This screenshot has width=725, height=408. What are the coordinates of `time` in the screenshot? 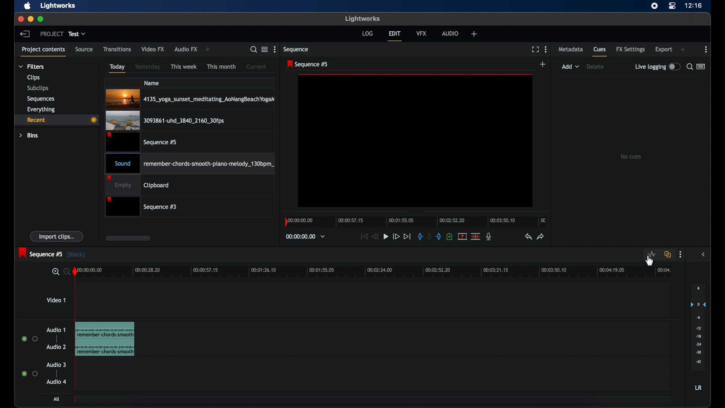 It's located at (693, 6).